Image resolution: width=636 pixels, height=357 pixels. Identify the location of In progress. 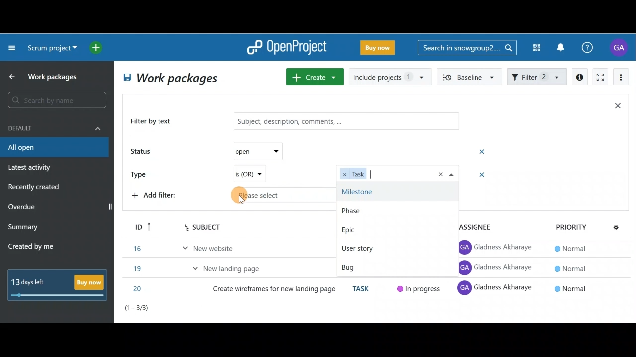
(421, 289).